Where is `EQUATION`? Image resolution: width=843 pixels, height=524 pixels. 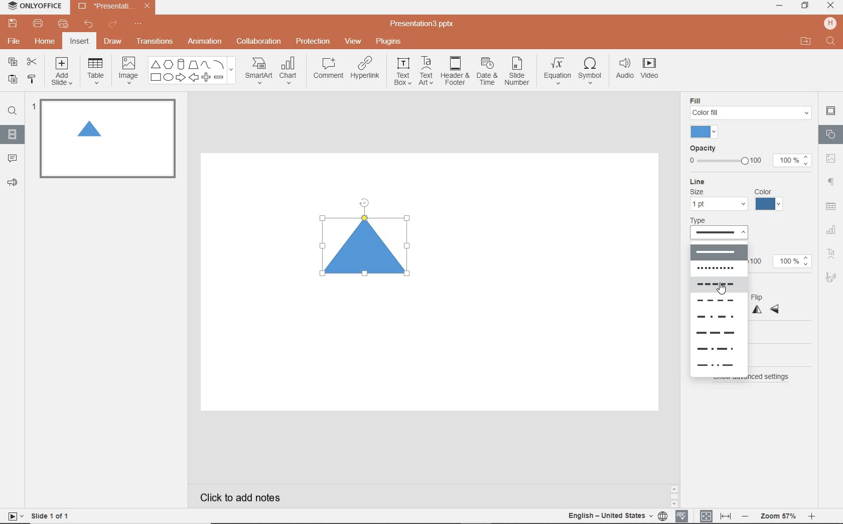
EQUATION is located at coordinates (558, 73).